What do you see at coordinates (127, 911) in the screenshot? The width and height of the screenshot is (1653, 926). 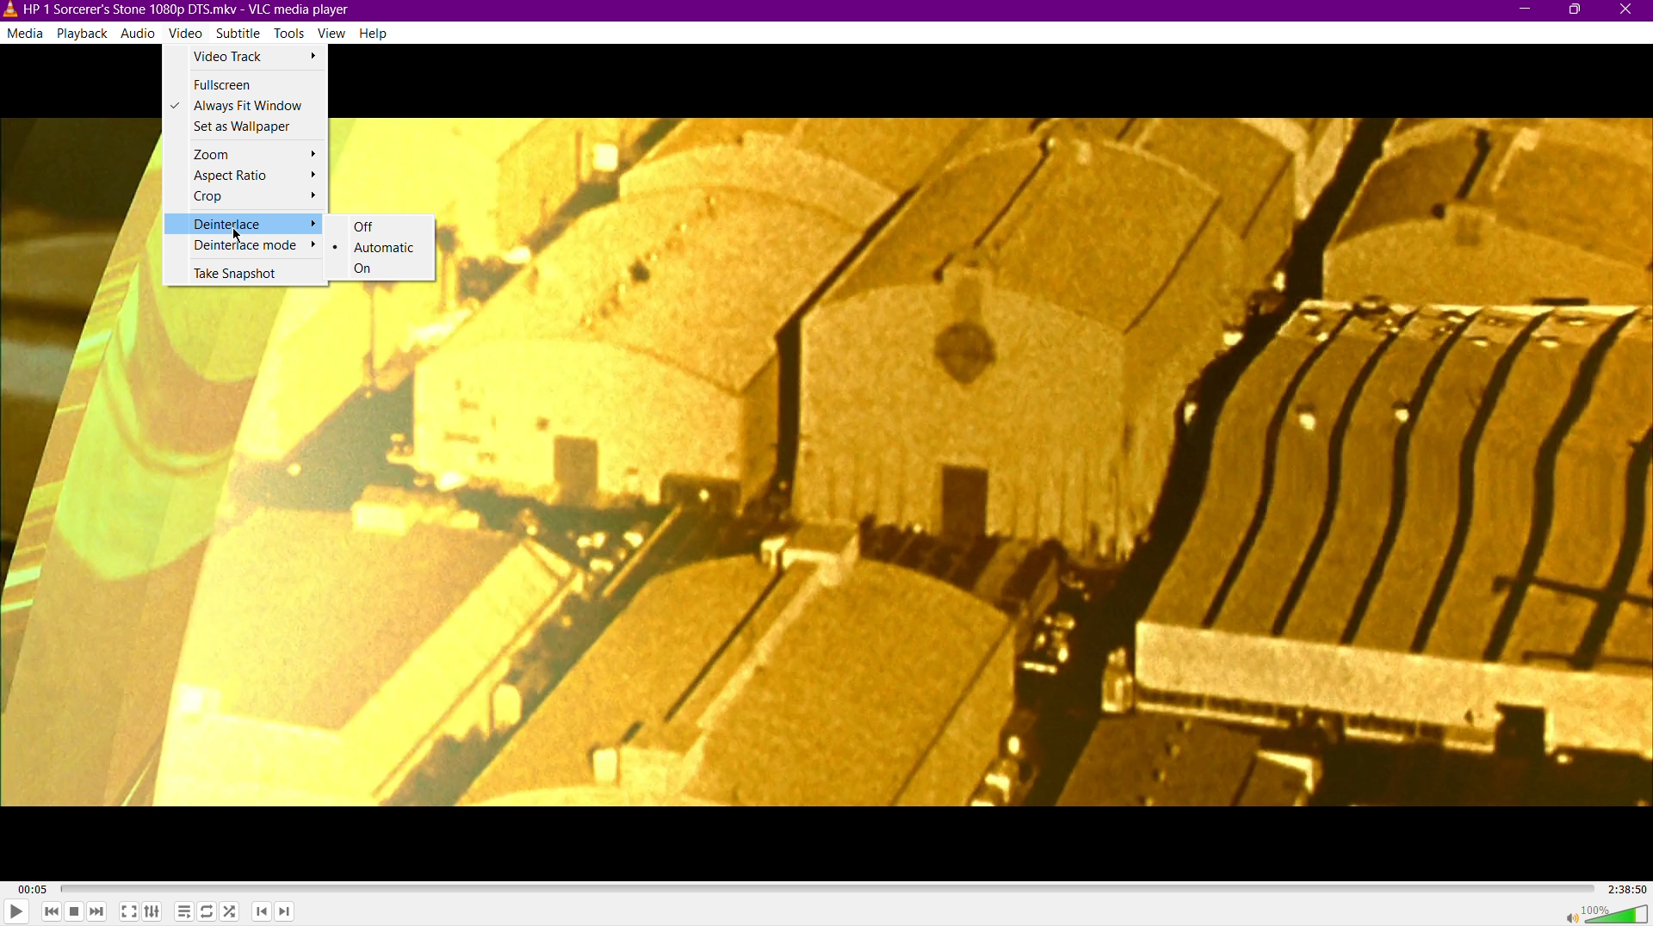 I see `Fullscreen` at bounding box center [127, 911].